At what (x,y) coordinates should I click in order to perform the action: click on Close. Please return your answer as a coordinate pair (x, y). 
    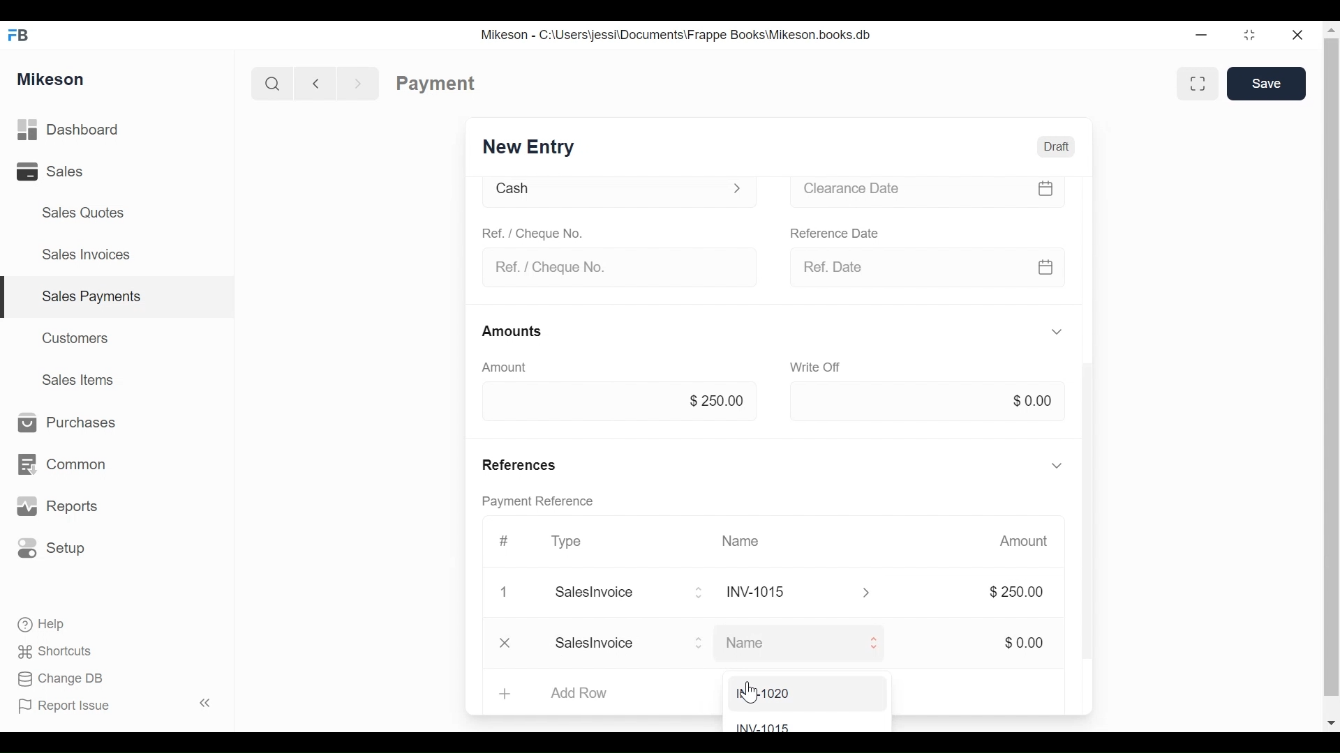
    Looking at the image, I should click on (512, 593).